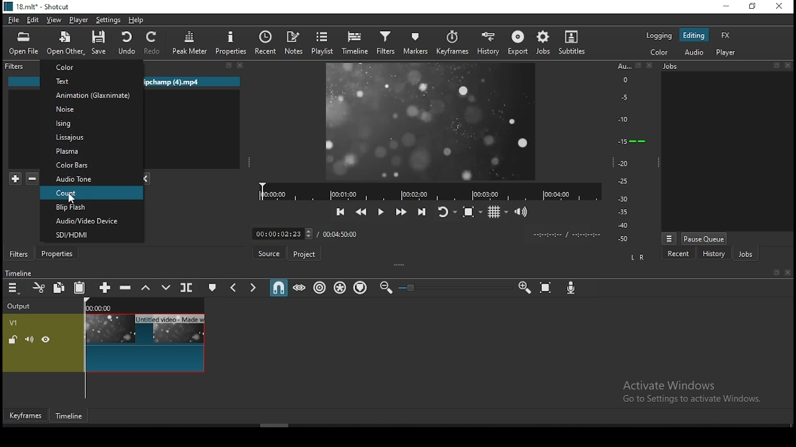 The width and height of the screenshot is (796, 447). Describe the element at coordinates (545, 287) in the screenshot. I see `zoom timeline to fit` at that location.